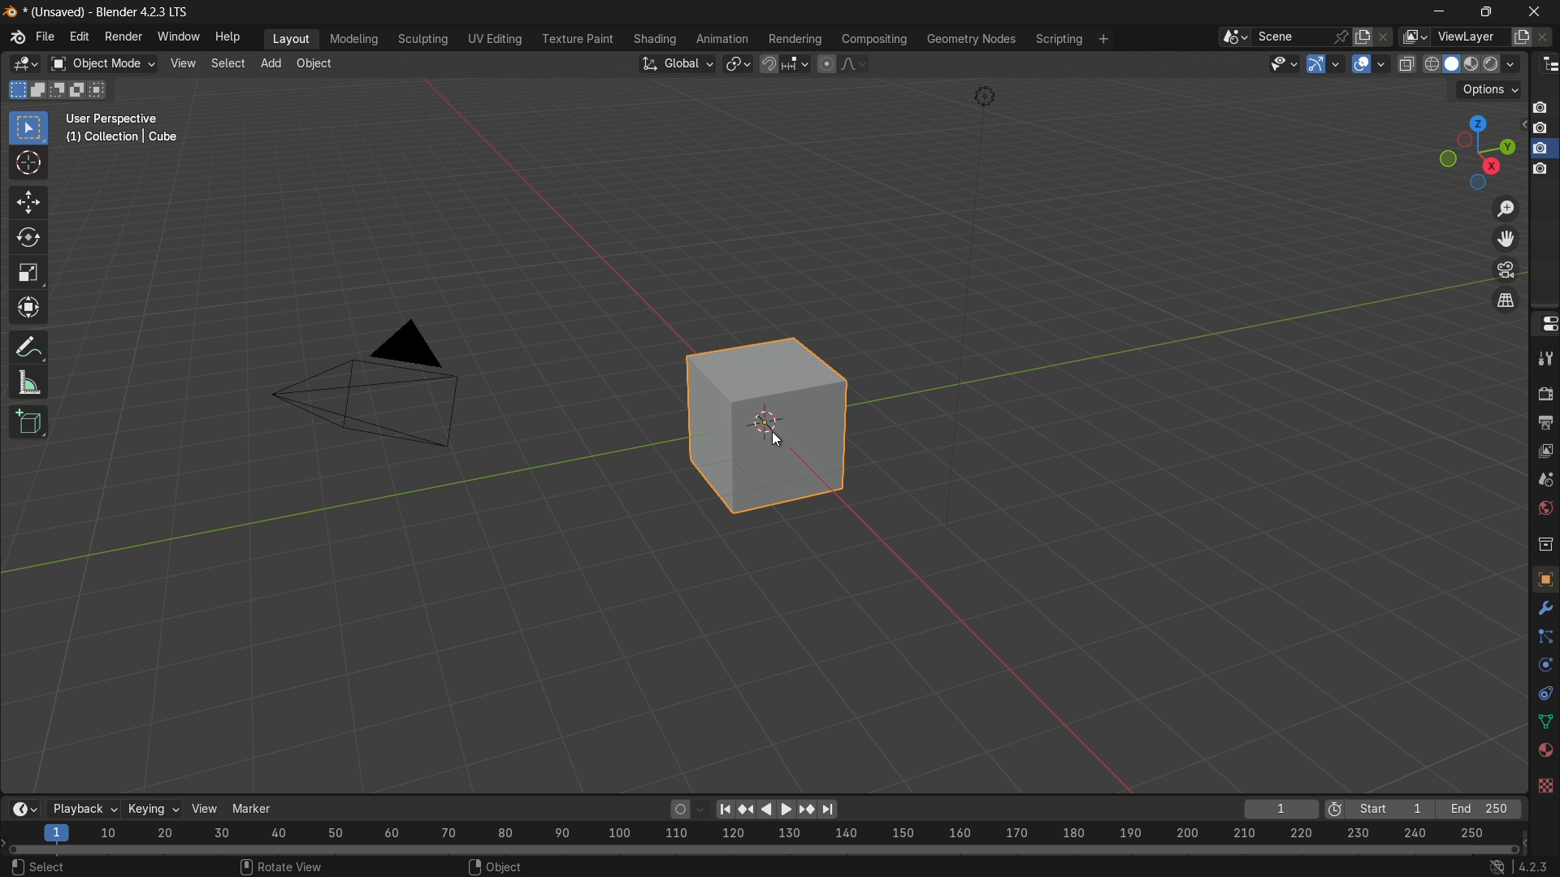 The height and width of the screenshot is (877, 1560). I want to click on marker, so click(261, 804).